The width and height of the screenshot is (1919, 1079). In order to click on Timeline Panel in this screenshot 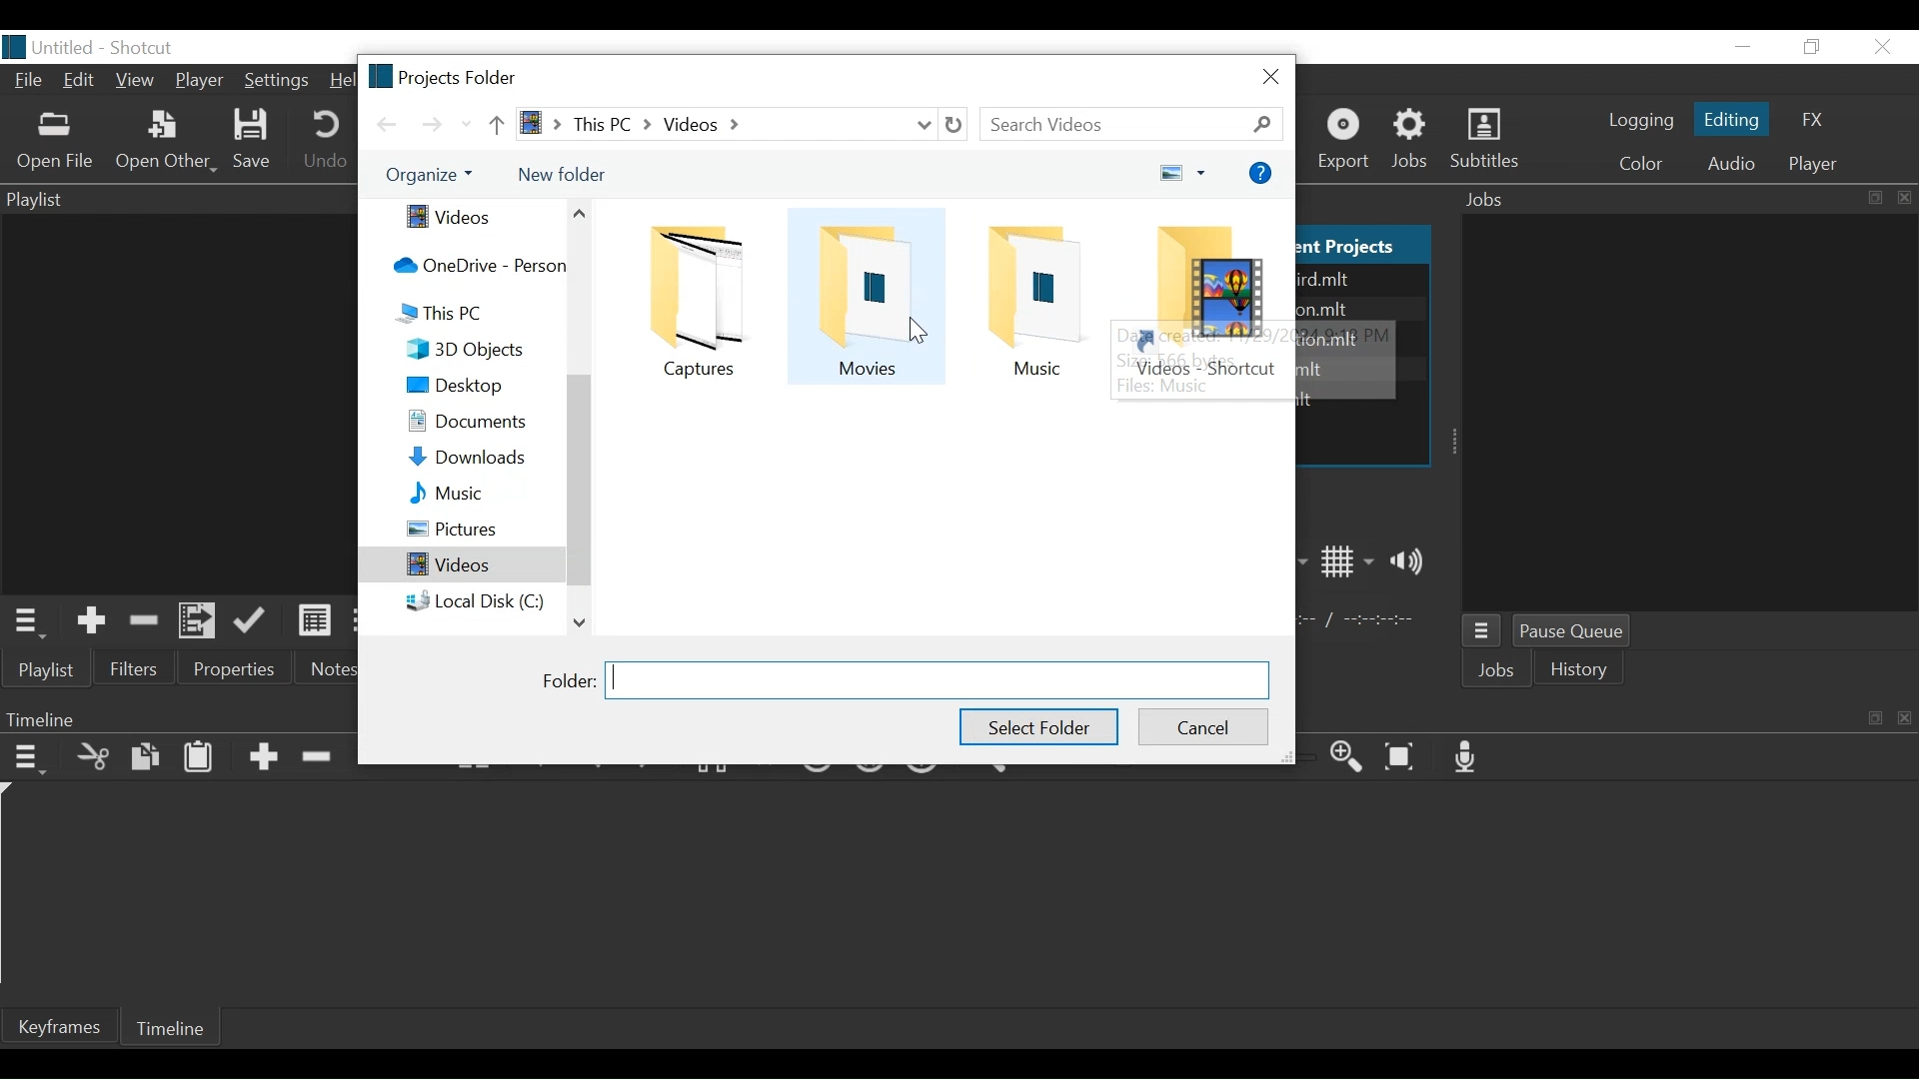, I will do `click(177, 719)`.